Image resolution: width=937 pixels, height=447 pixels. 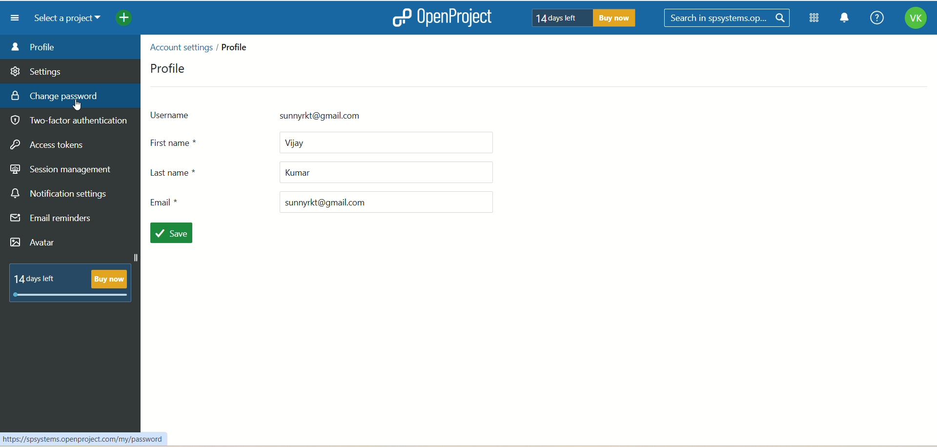 I want to click on select a project, so click(x=63, y=19).